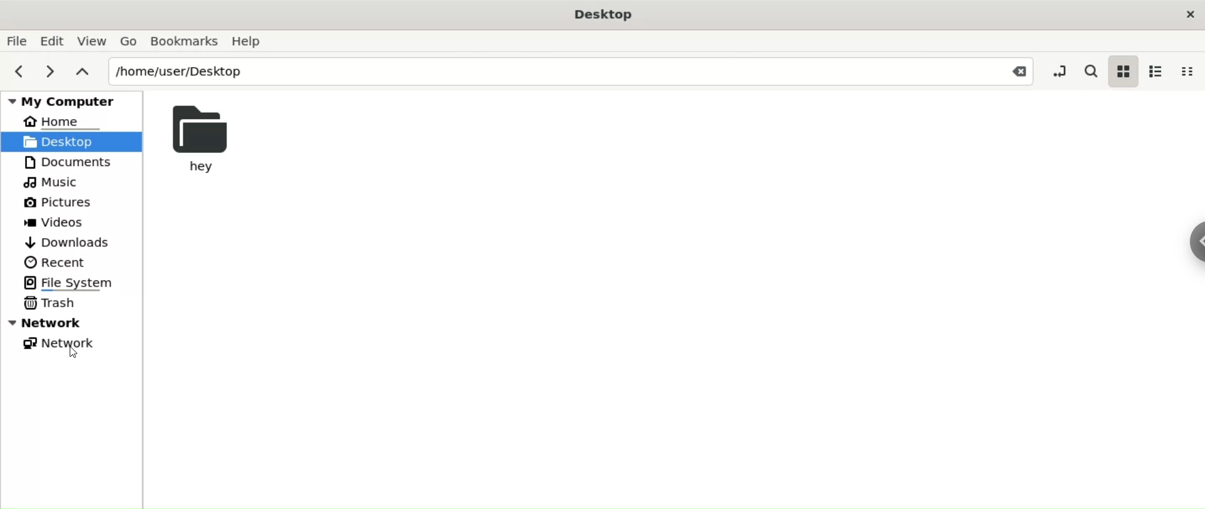 Image resolution: width=1205 pixels, height=509 pixels. What do you see at coordinates (57, 204) in the screenshot?
I see `Pictures` at bounding box center [57, 204].